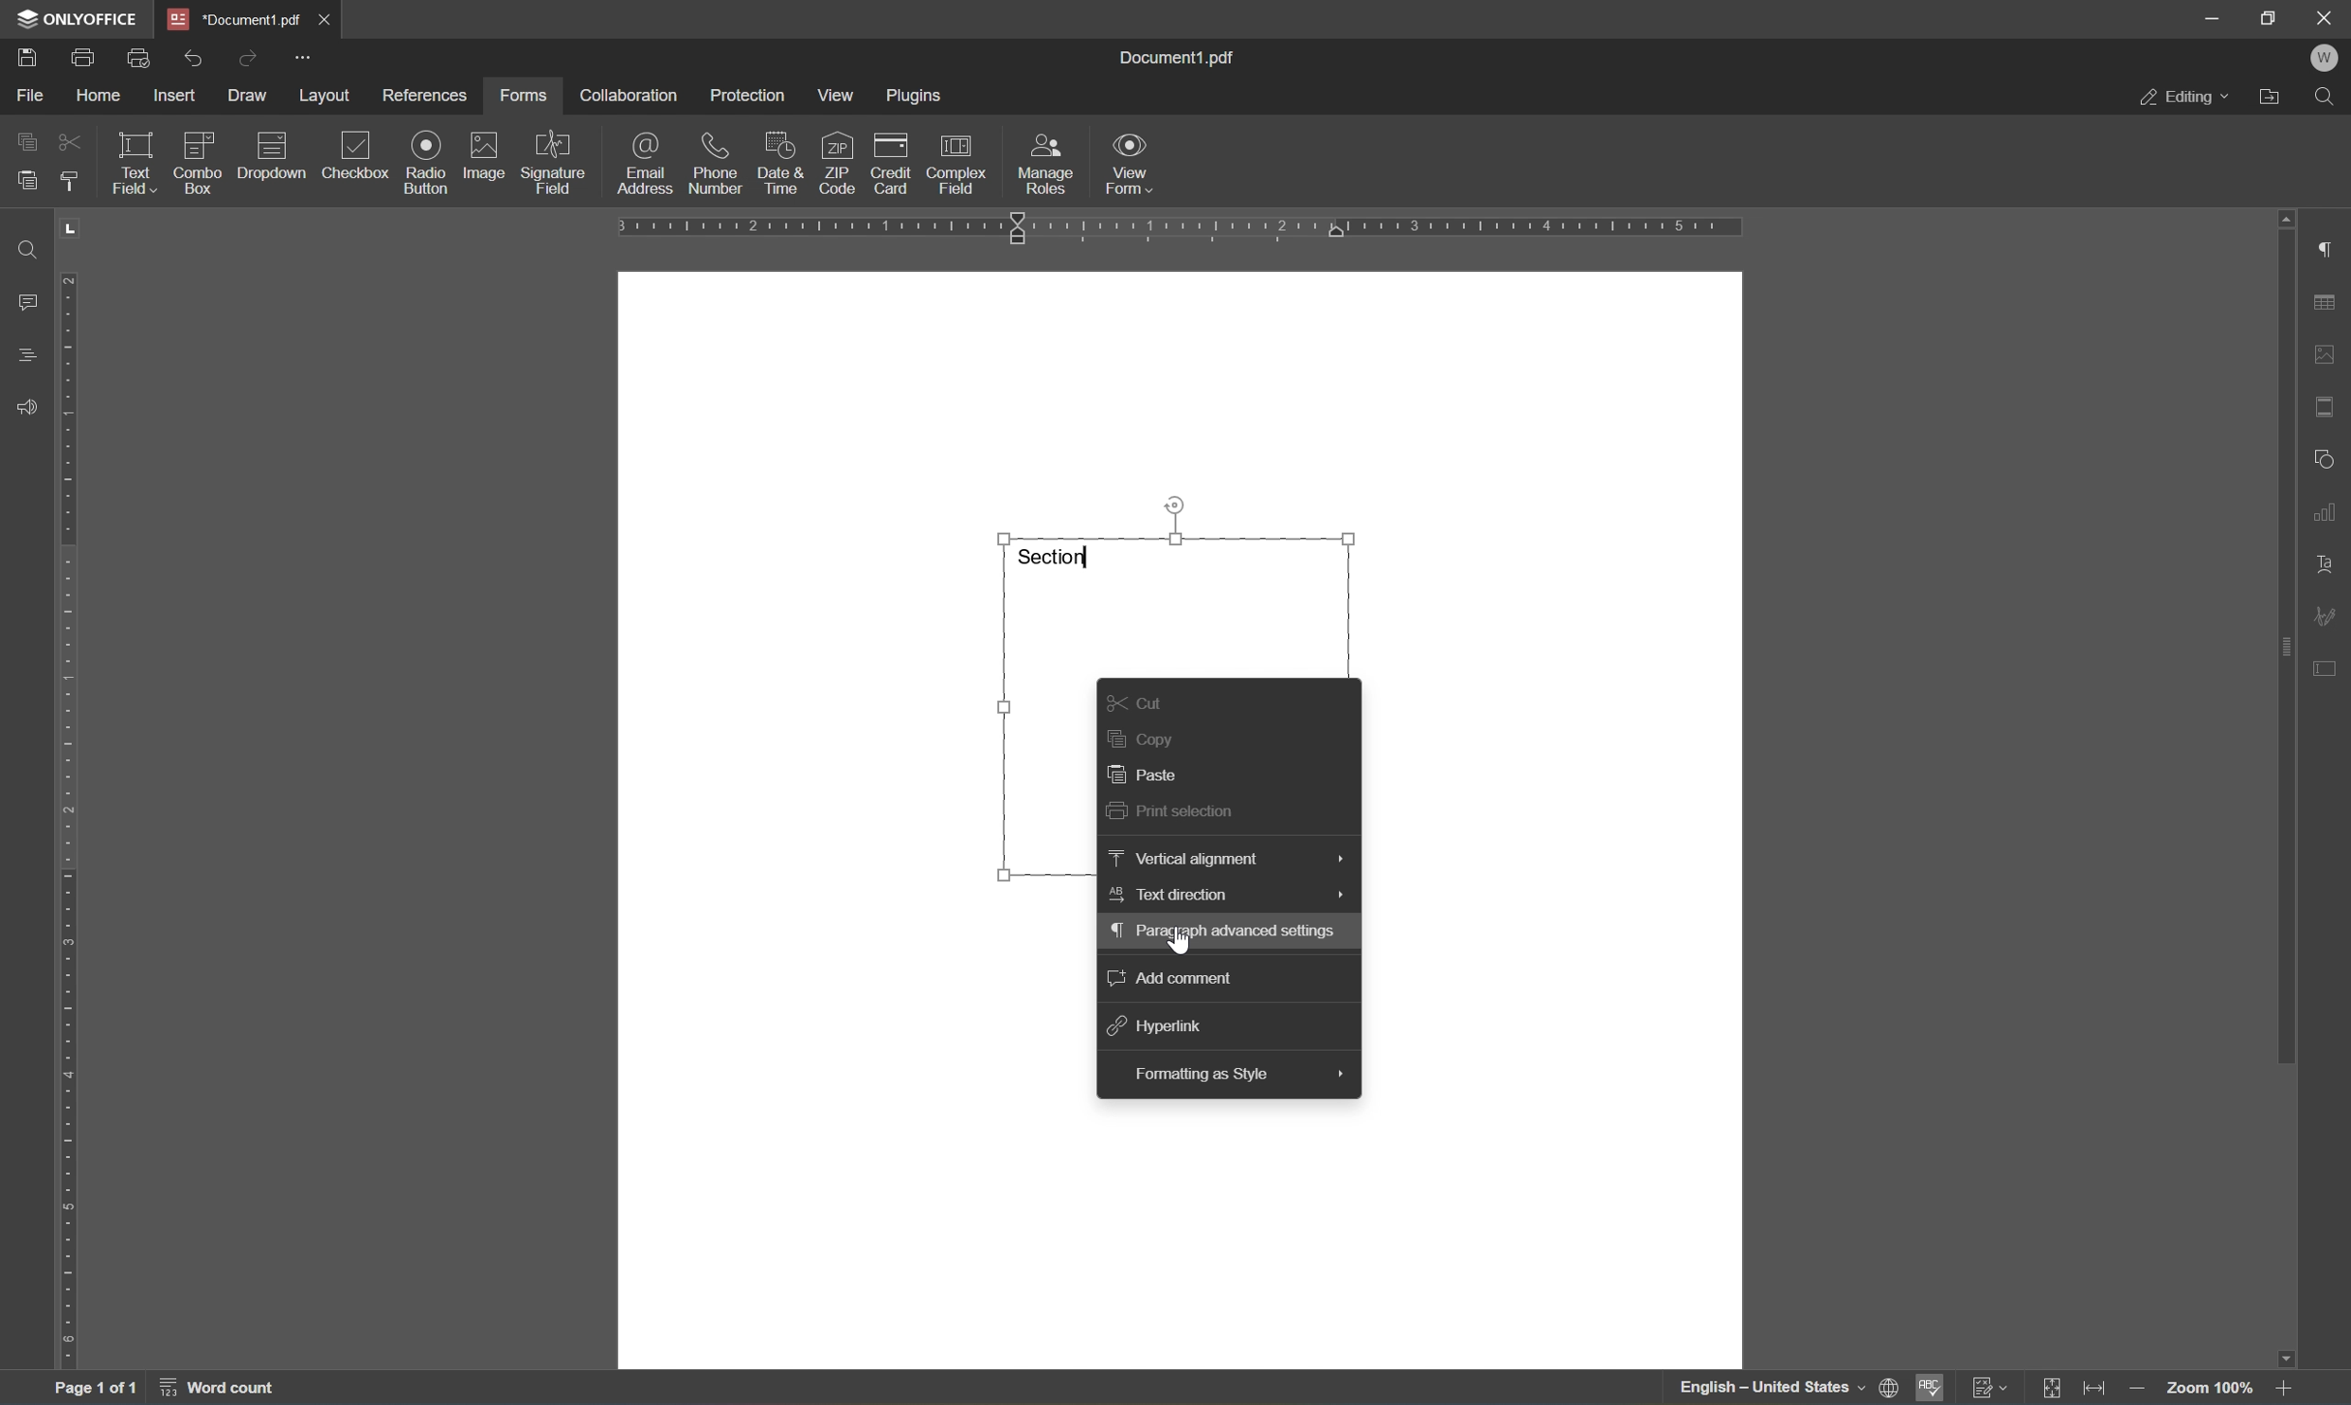  What do you see at coordinates (1136, 703) in the screenshot?
I see `cut` at bounding box center [1136, 703].